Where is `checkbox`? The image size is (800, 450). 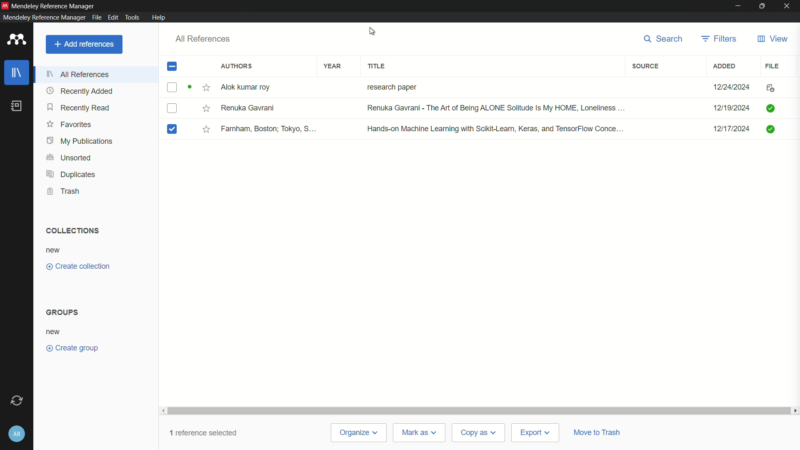
checkbox is located at coordinates (172, 87).